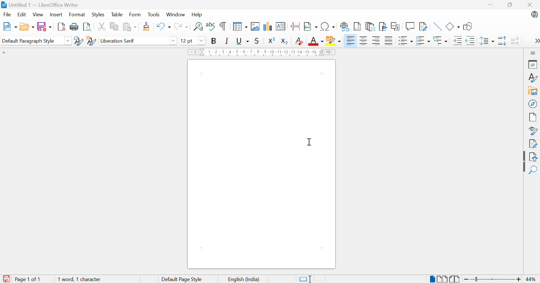 The image size is (540, 283). I want to click on New style from selection, so click(91, 41).